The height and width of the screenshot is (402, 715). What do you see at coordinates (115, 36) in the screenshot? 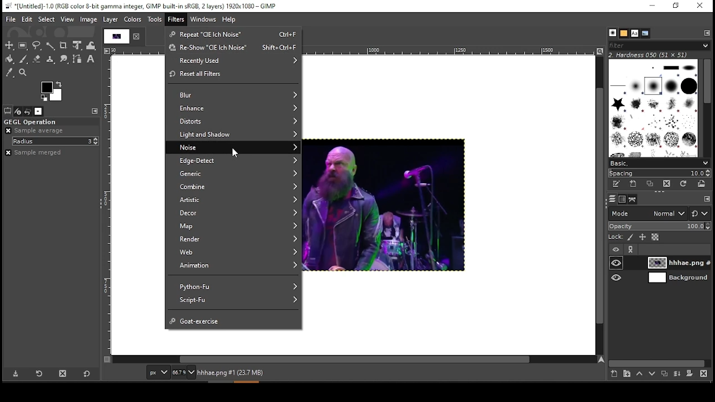
I see `tab` at bounding box center [115, 36].